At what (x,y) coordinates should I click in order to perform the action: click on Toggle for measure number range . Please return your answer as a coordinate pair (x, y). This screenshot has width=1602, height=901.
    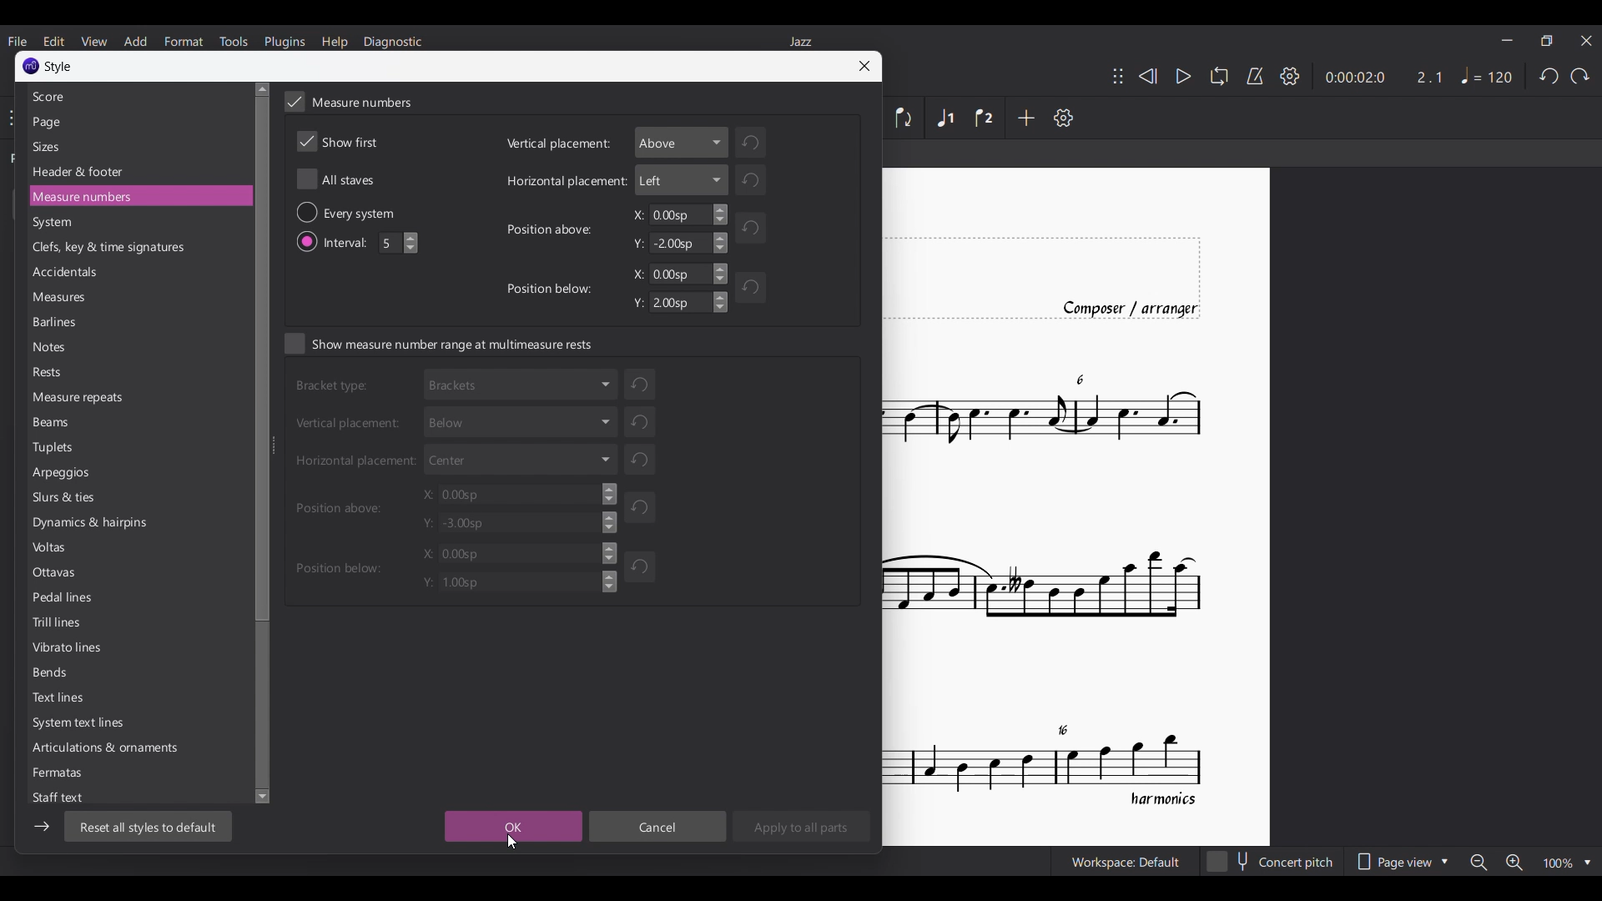
    Looking at the image, I should click on (439, 343).